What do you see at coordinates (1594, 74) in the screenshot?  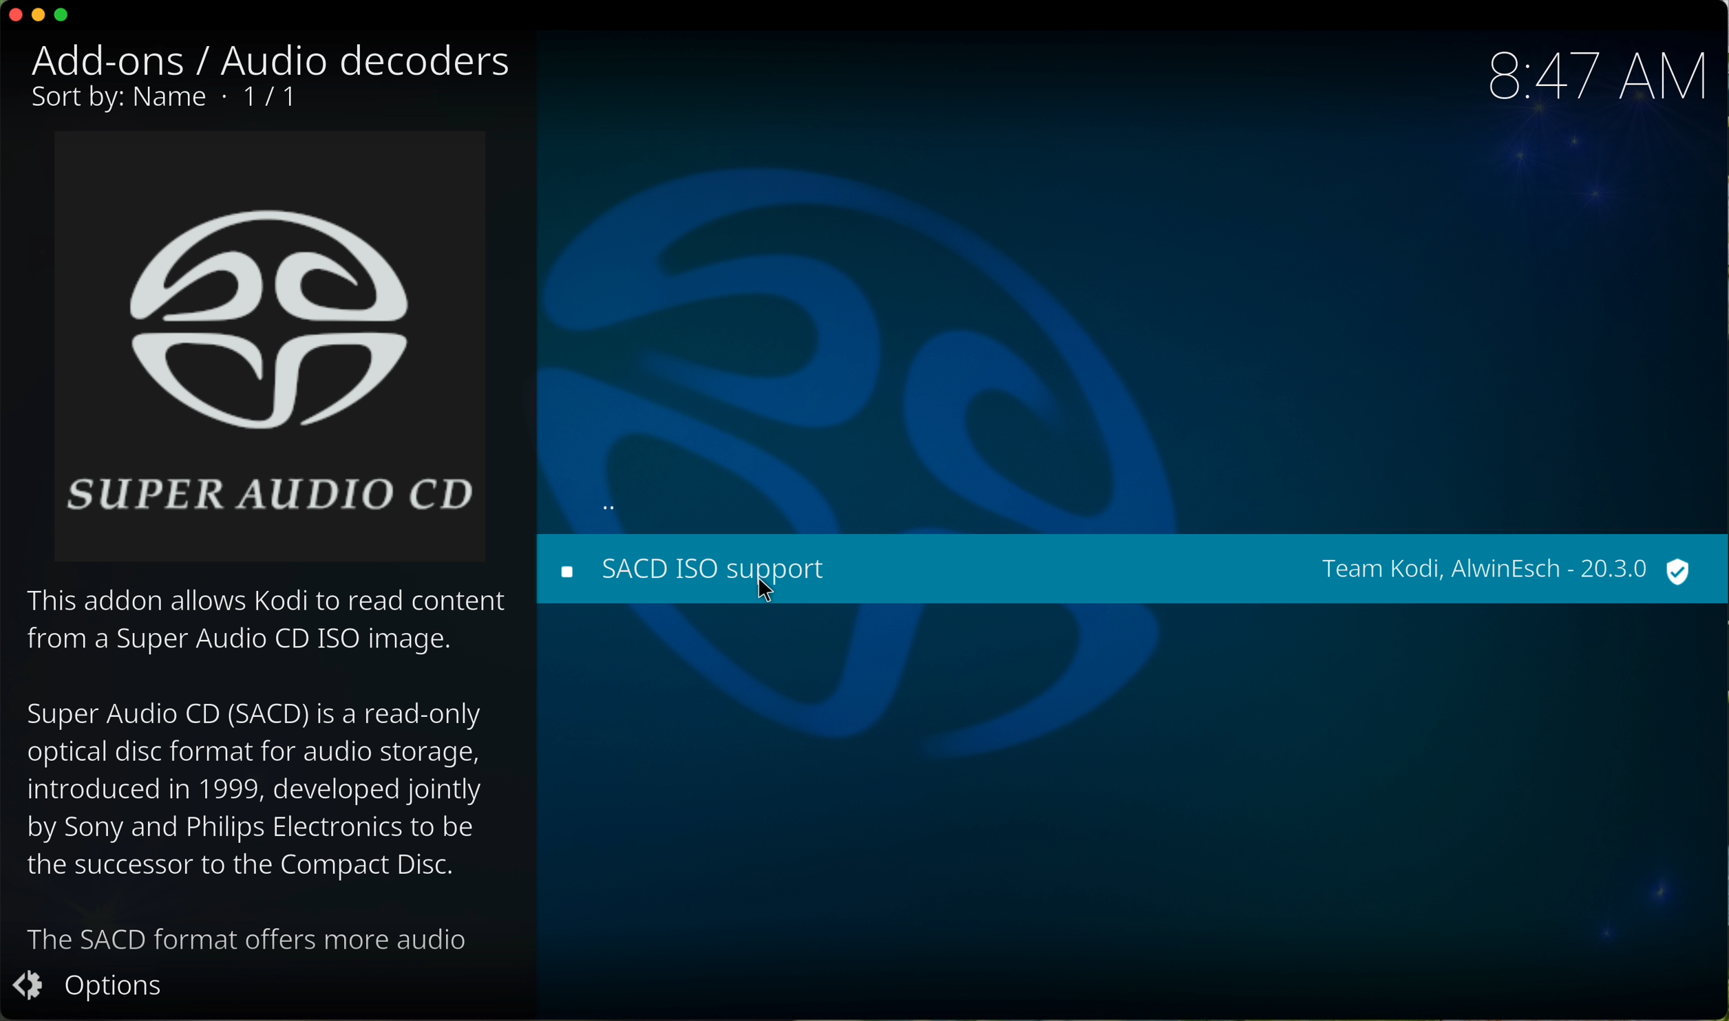 I see `hour` at bounding box center [1594, 74].